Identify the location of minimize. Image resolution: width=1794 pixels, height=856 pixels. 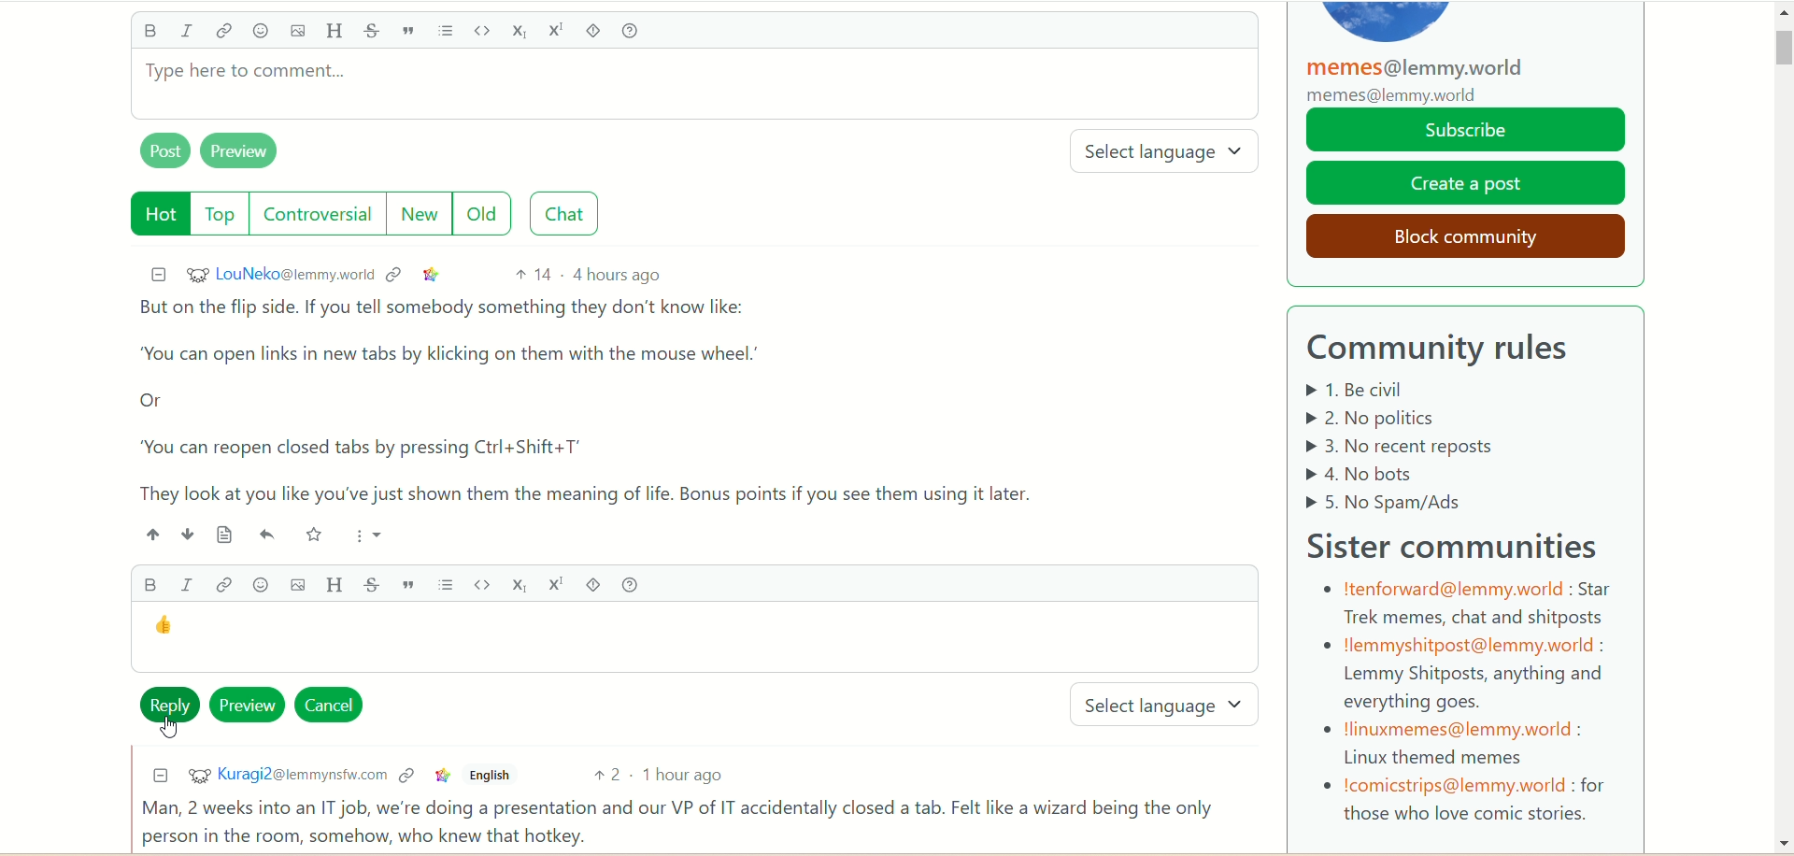
(154, 777).